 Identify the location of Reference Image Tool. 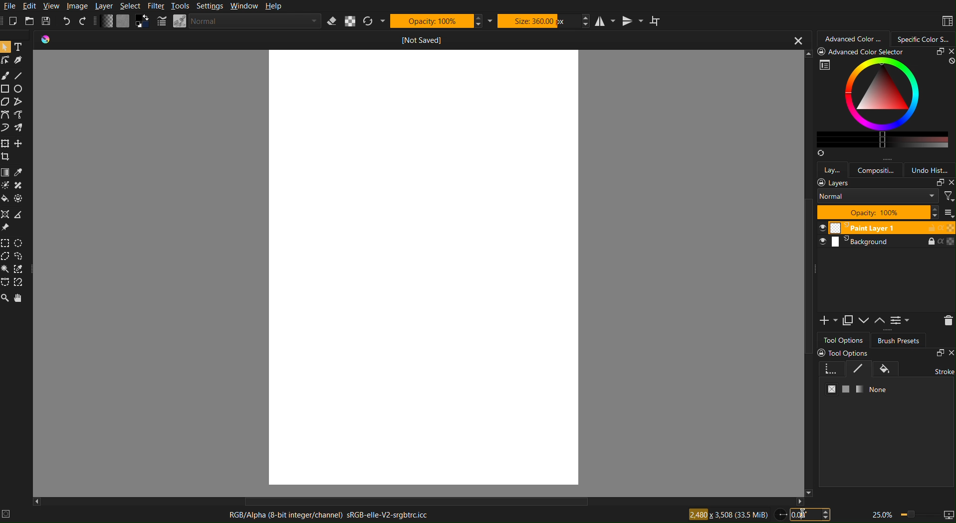
(5, 227).